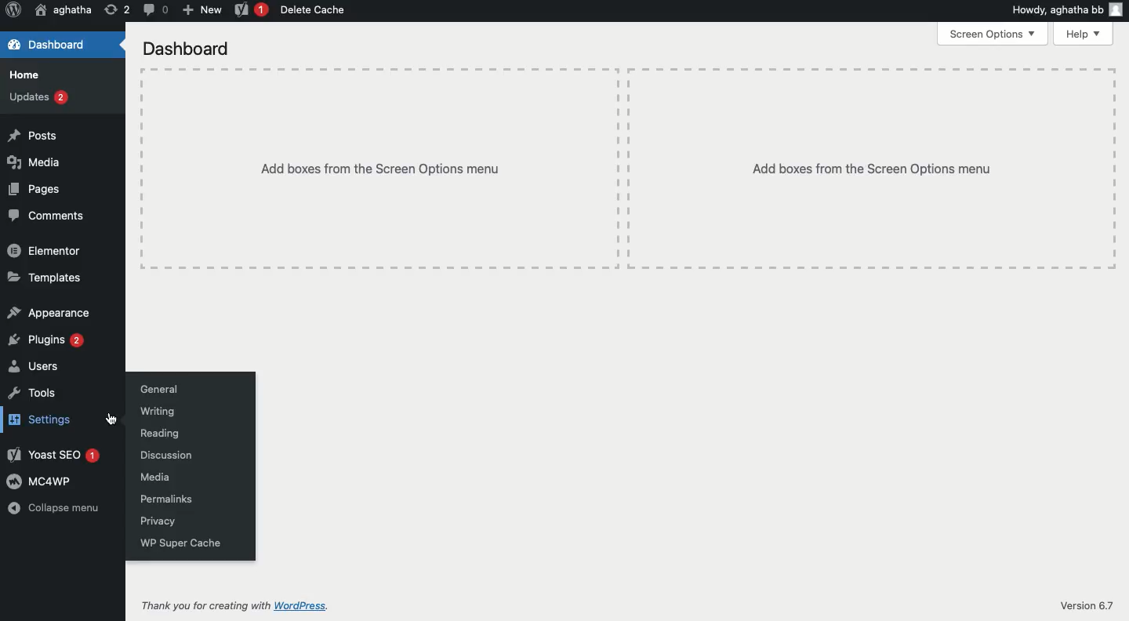 The height and width of the screenshot is (621, 1129). What do you see at coordinates (39, 97) in the screenshot?
I see `Updates` at bounding box center [39, 97].